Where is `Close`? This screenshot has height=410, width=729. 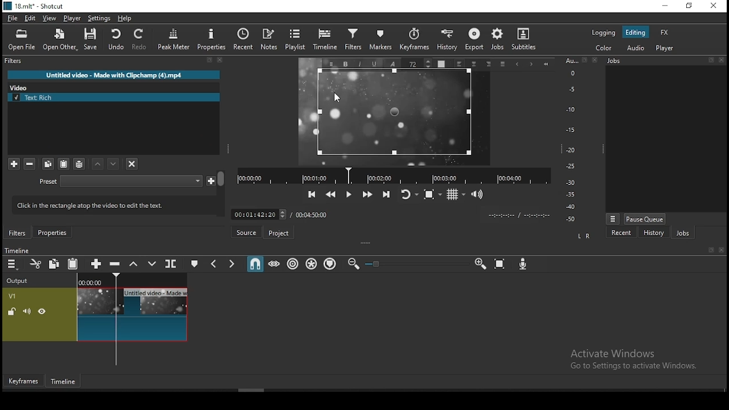
Close is located at coordinates (220, 60).